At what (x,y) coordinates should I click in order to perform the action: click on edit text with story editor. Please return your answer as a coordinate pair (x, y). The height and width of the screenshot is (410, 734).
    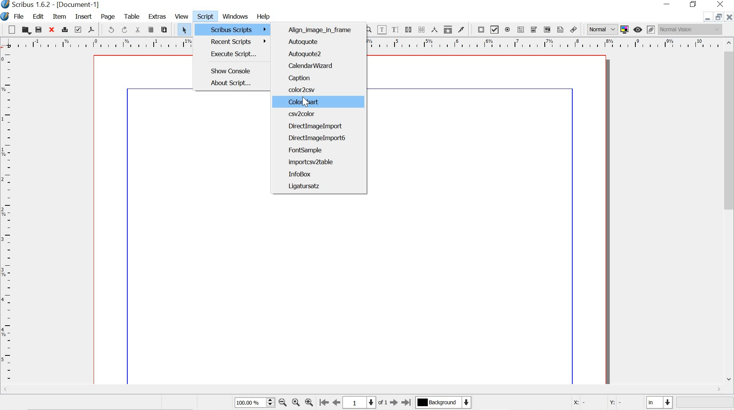
    Looking at the image, I should click on (395, 30).